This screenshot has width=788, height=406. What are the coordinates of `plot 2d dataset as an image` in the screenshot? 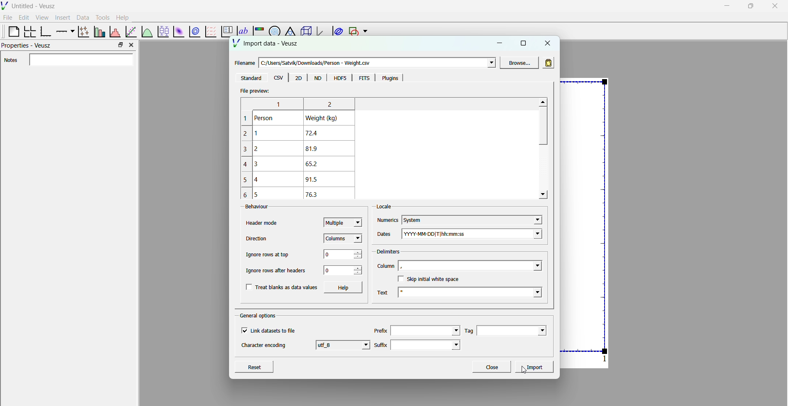 It's located at (177, 32).